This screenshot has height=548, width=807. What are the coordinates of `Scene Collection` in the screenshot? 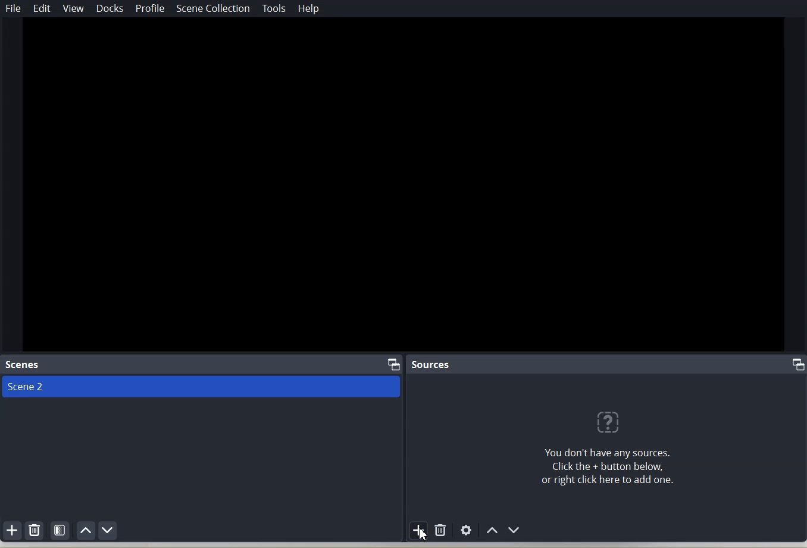 It's located at (212, 8).